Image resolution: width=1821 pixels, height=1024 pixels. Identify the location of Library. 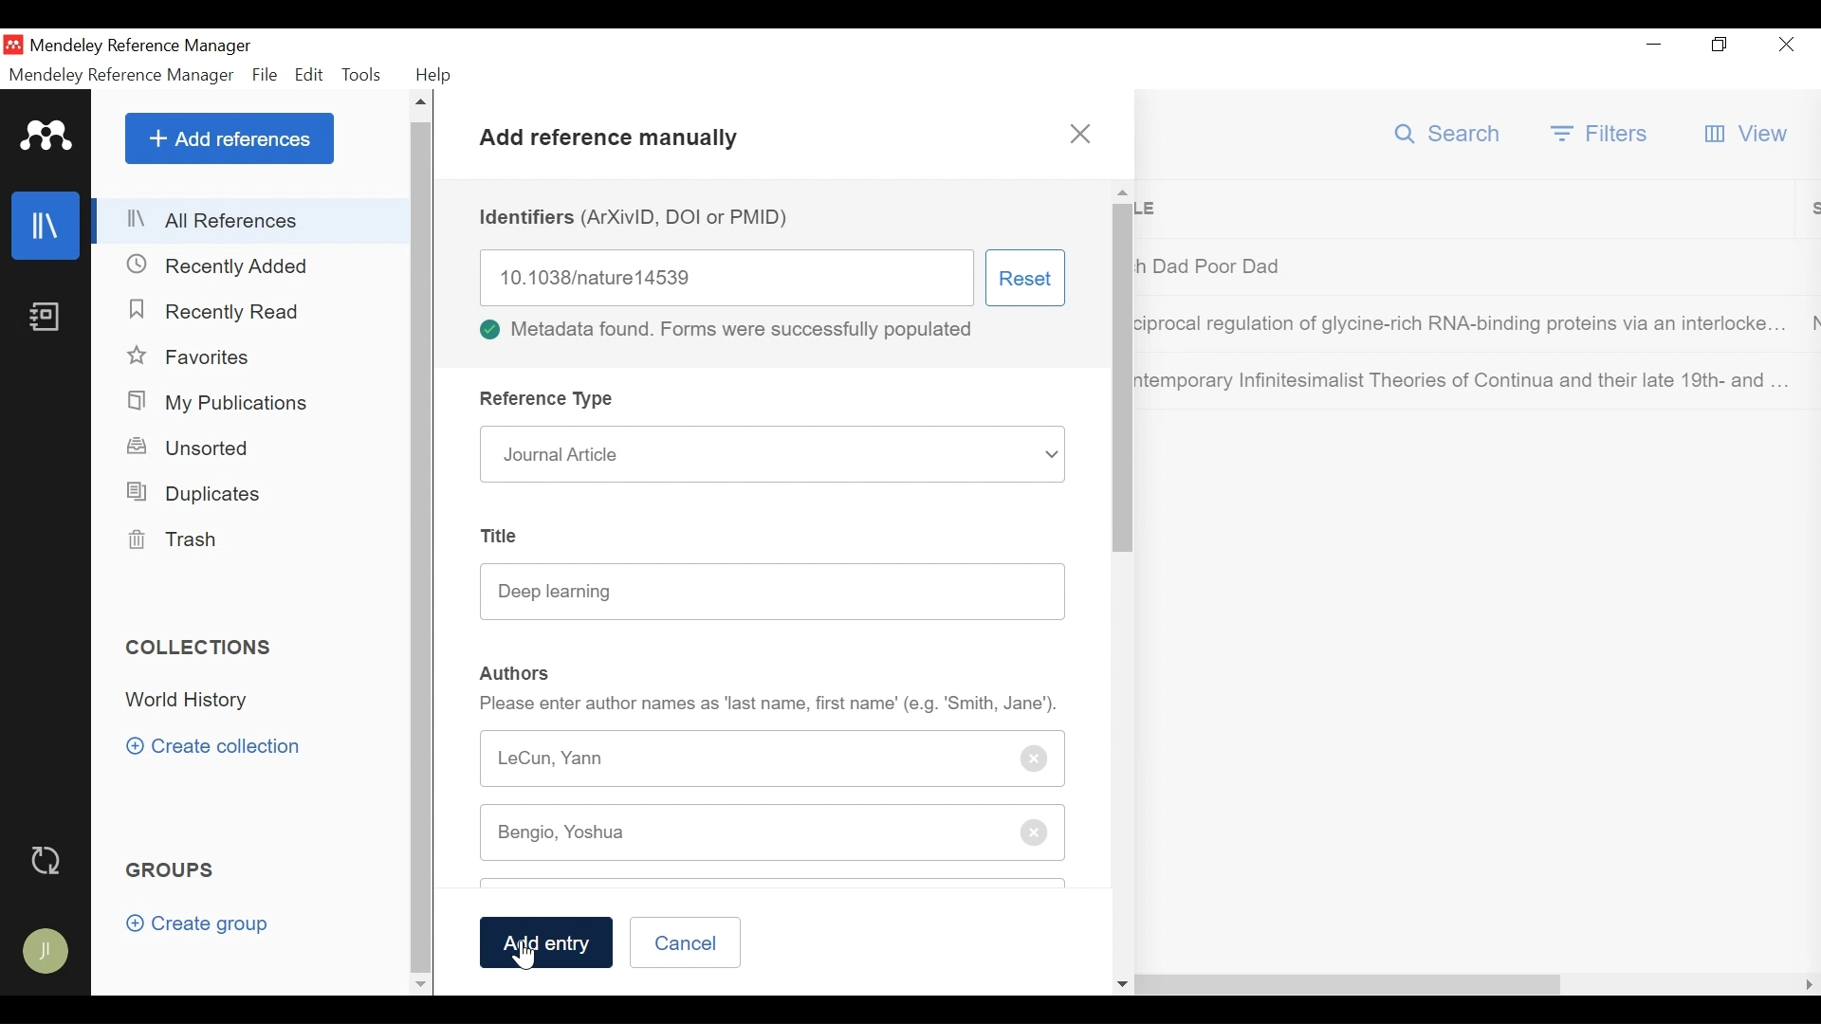
(47, 225).